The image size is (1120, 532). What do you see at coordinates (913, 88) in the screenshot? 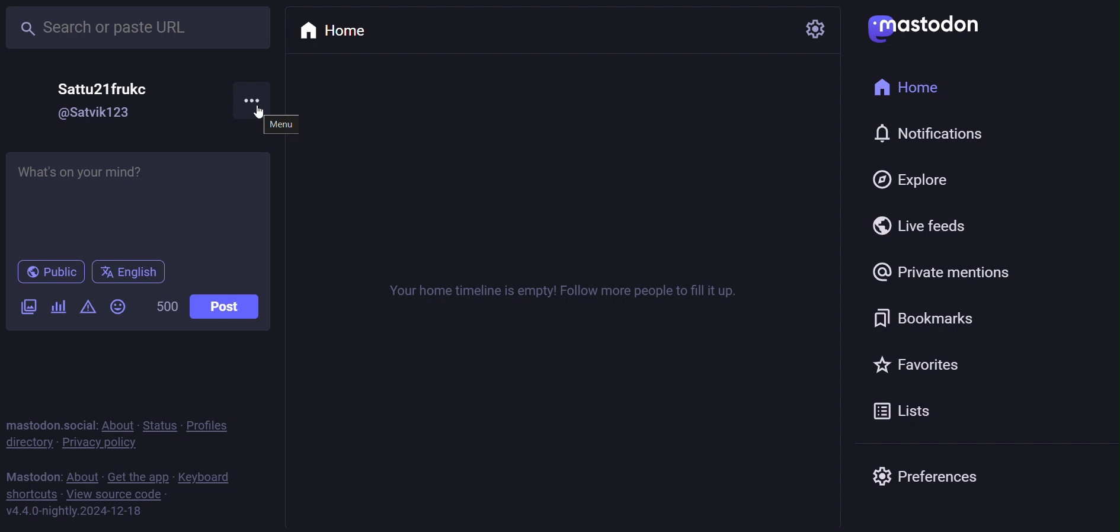
I see `home` at bounding box center [913, 88].